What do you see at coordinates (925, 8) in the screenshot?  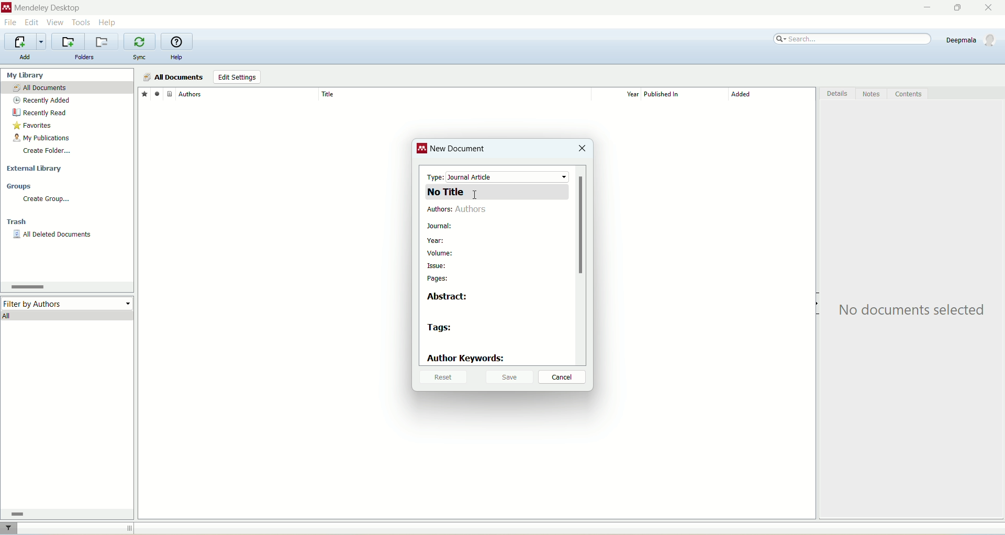 I see `minimize` at bounding box center [925, 8].